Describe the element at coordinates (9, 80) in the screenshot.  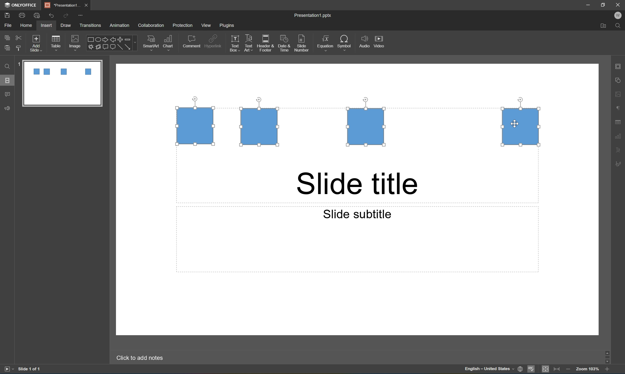
I see `slides` at that location.